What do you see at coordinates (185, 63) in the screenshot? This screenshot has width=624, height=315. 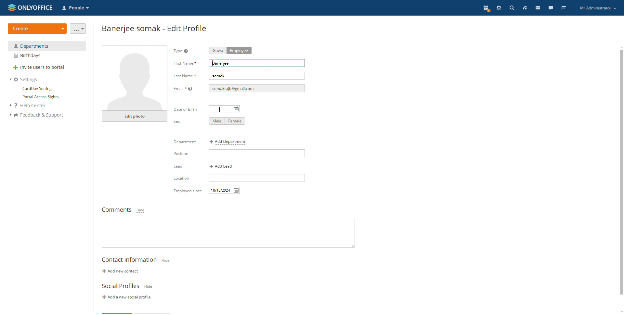 I see `first name` at bounding box center [185, 63].